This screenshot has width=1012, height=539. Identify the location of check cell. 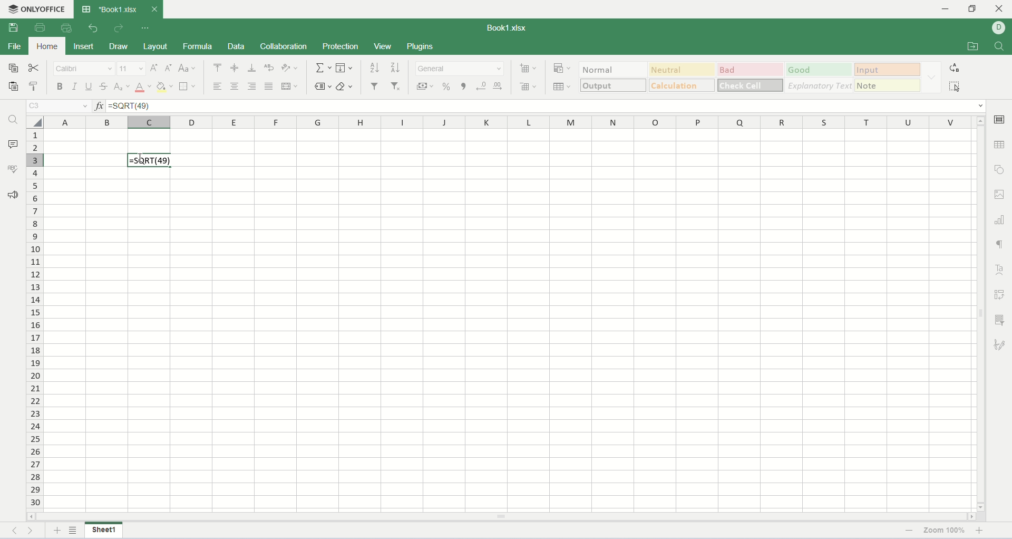
(750, 85).